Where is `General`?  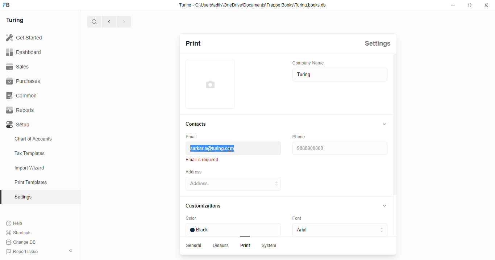
General is located at coordinates (195, 246).